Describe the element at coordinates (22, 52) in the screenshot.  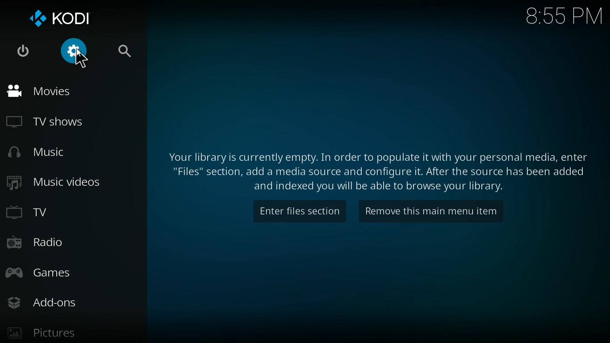
I see `power` at that location.